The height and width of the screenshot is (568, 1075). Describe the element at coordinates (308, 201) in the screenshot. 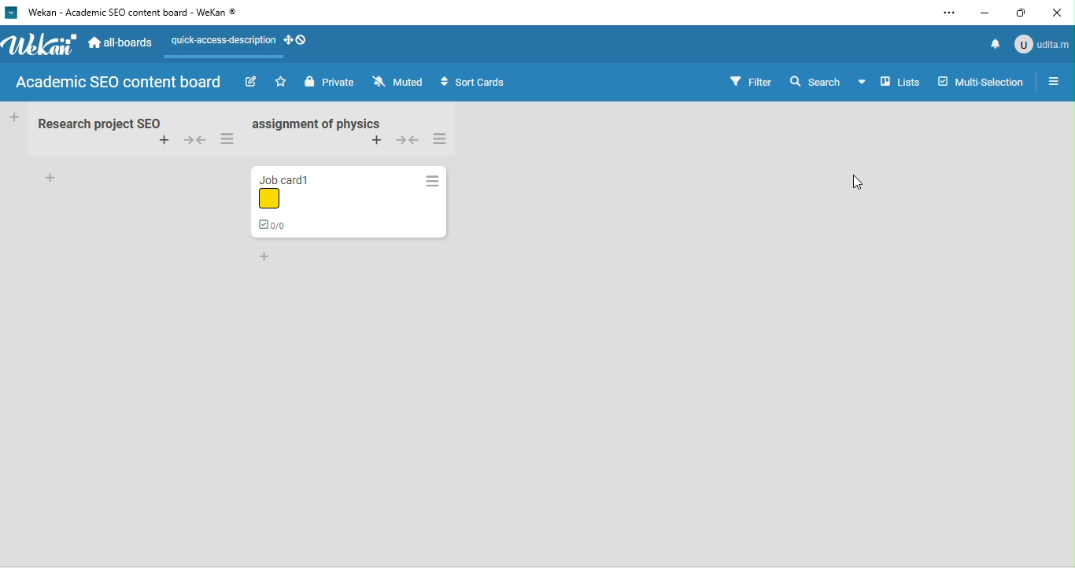

I see `job card 1` at that location.